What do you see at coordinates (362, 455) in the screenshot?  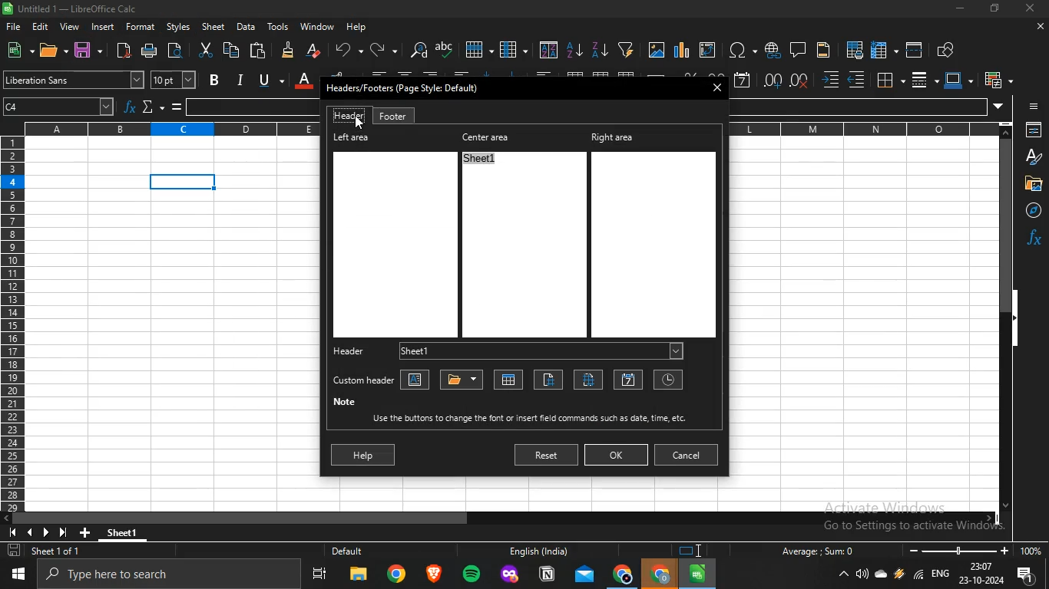 I see `help` at bounding box center [362, 455].